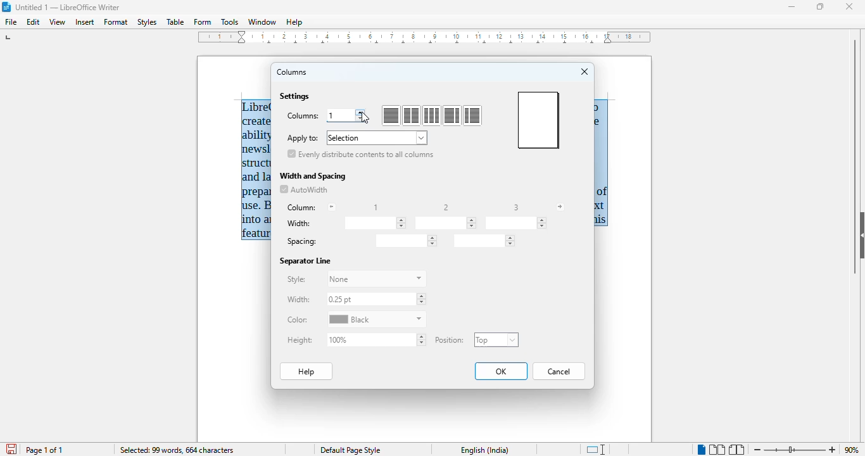 Image resolution: width=865 pixels, height=456 pixels. What do you see at coordinates (516, 207) in the screenshot?
I see `3` at bounding box center [516, 207].